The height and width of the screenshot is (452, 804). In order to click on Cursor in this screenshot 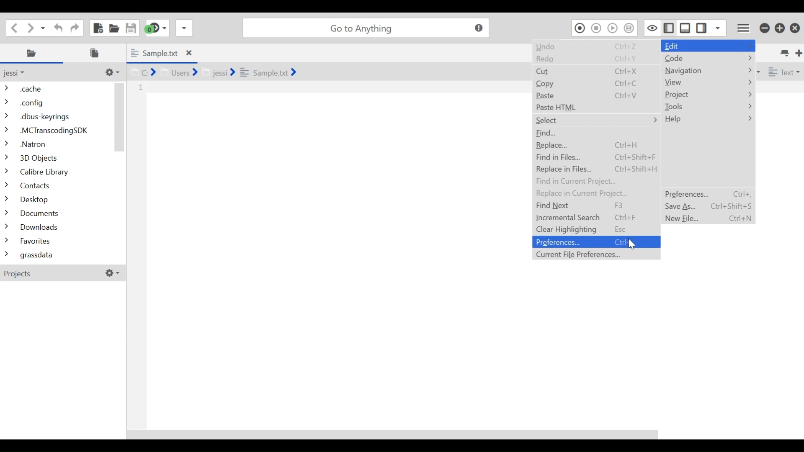, I will do `click(633, 244)`.